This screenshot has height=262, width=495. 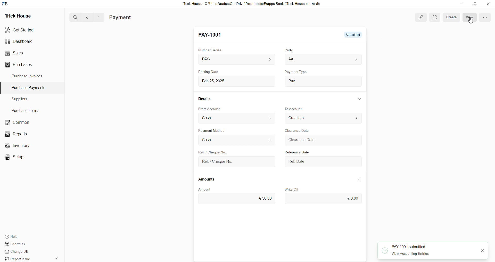 I want to click on Reports, so click(x=18, y=133).